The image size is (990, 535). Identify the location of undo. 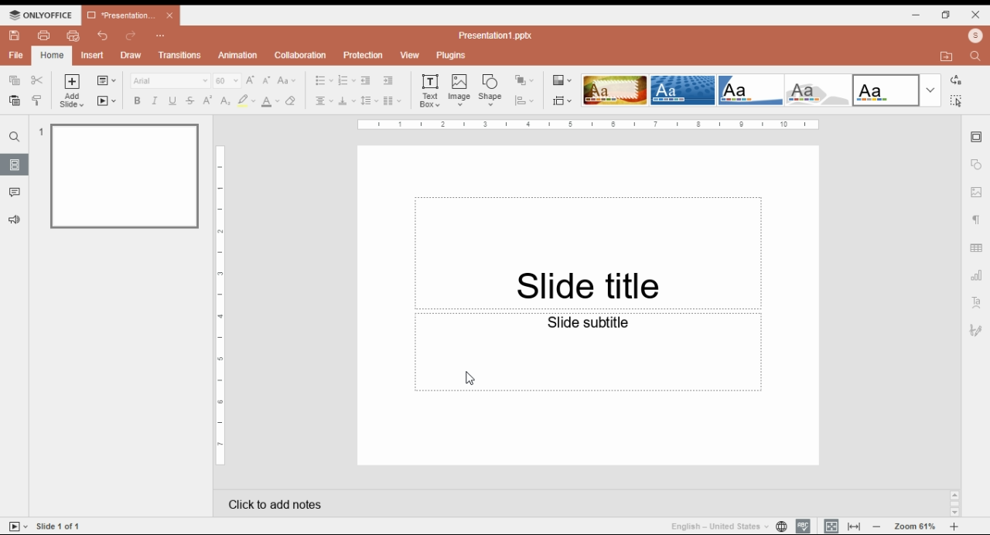
(104, 36).